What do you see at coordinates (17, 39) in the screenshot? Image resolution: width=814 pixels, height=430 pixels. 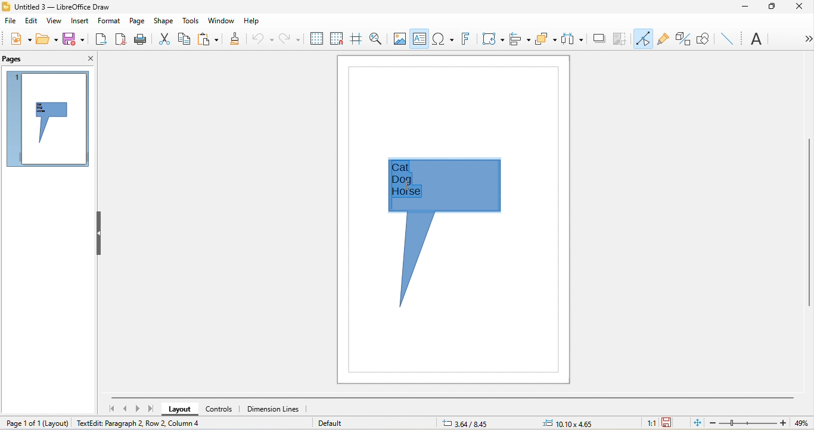 I see `new` at bounding box center [17, 39].